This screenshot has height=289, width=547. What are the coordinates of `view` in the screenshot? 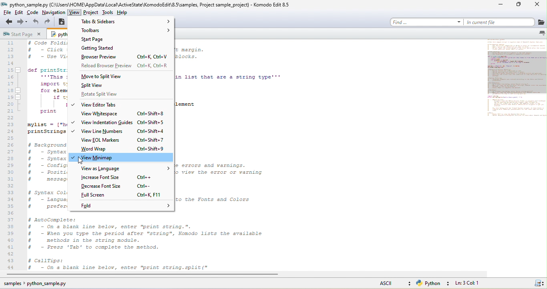 It's located at (75, 14).